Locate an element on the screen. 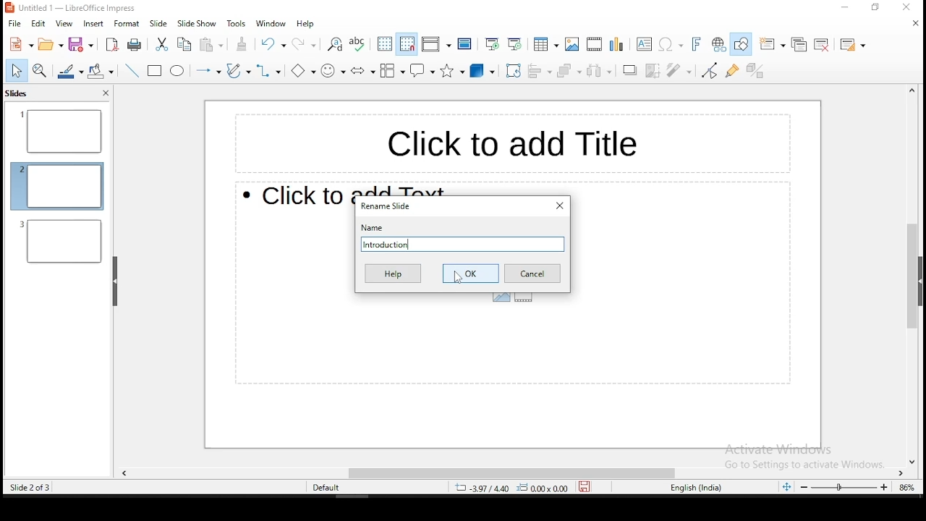 This screenshot has width=926, height=521. english (india) is located at coordinates (697, 488).